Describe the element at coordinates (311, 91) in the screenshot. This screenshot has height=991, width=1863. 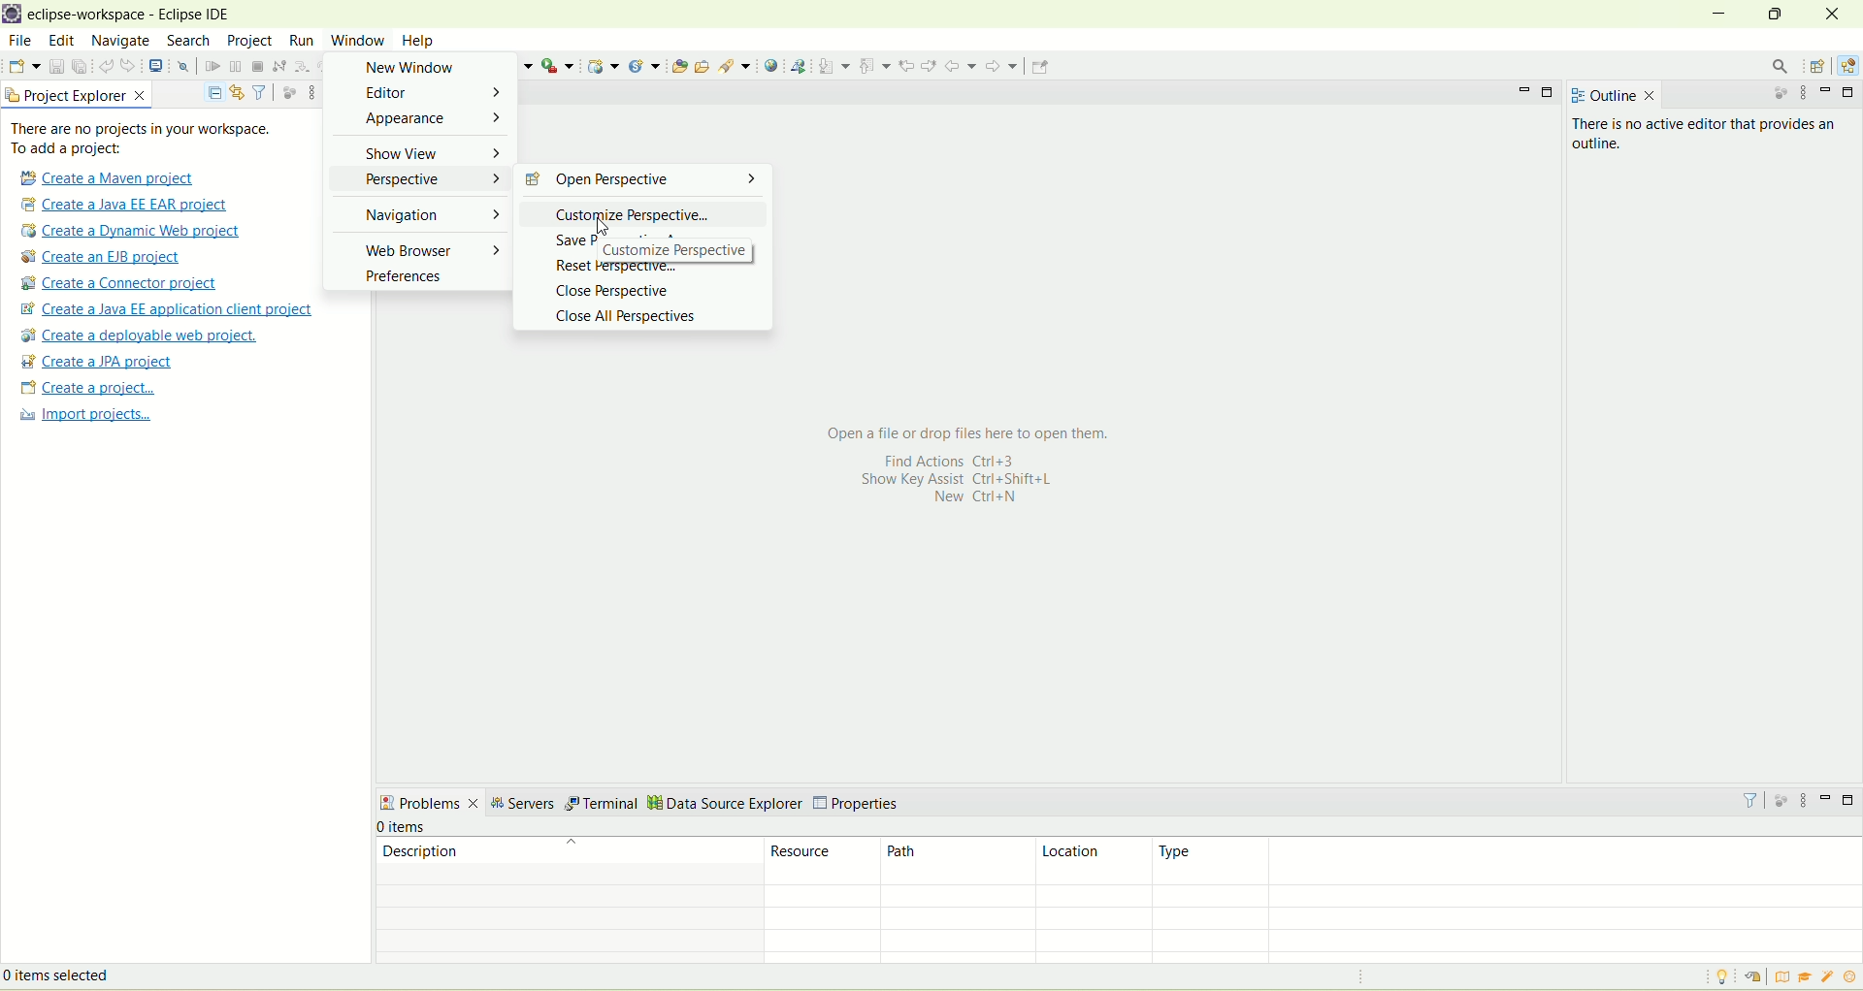
I see `view menu` at that location.